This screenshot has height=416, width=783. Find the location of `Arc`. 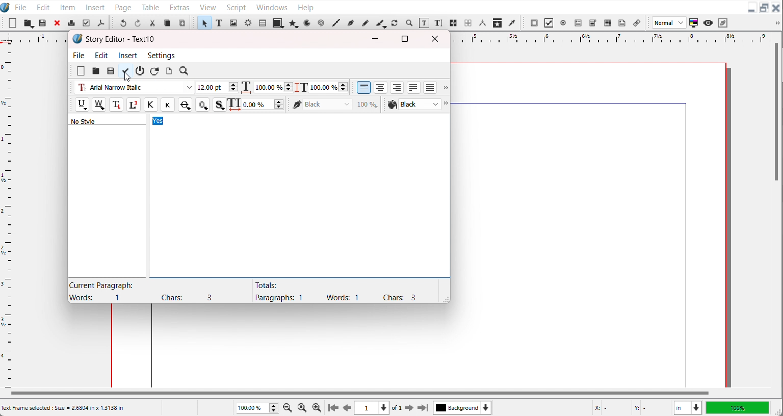

Arc is located at coordinates (308, 22).